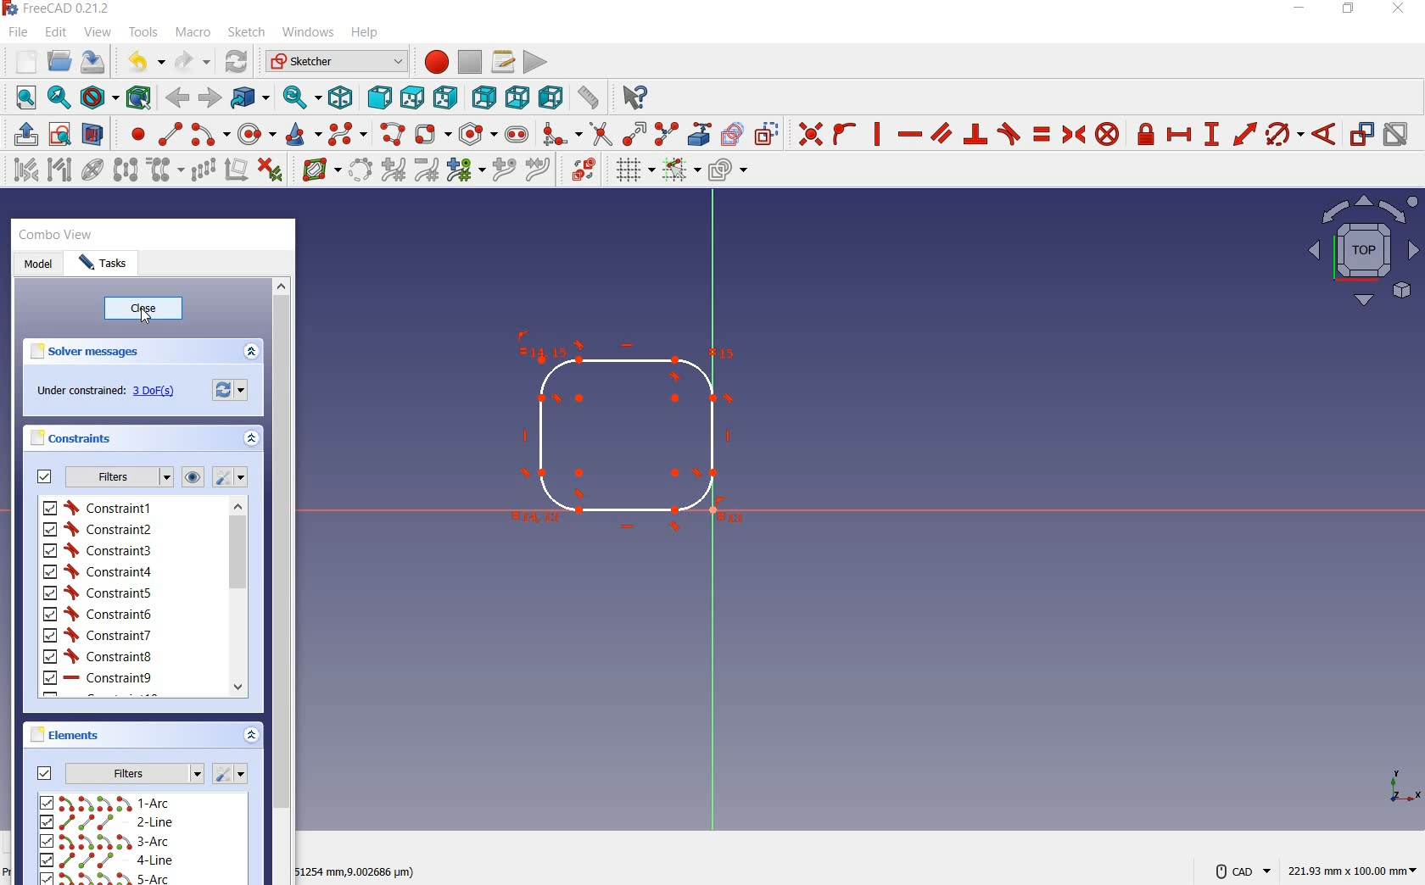 This screenshot has width=1425, height=885. I want to click on select associated geometry, so click(60, 172).